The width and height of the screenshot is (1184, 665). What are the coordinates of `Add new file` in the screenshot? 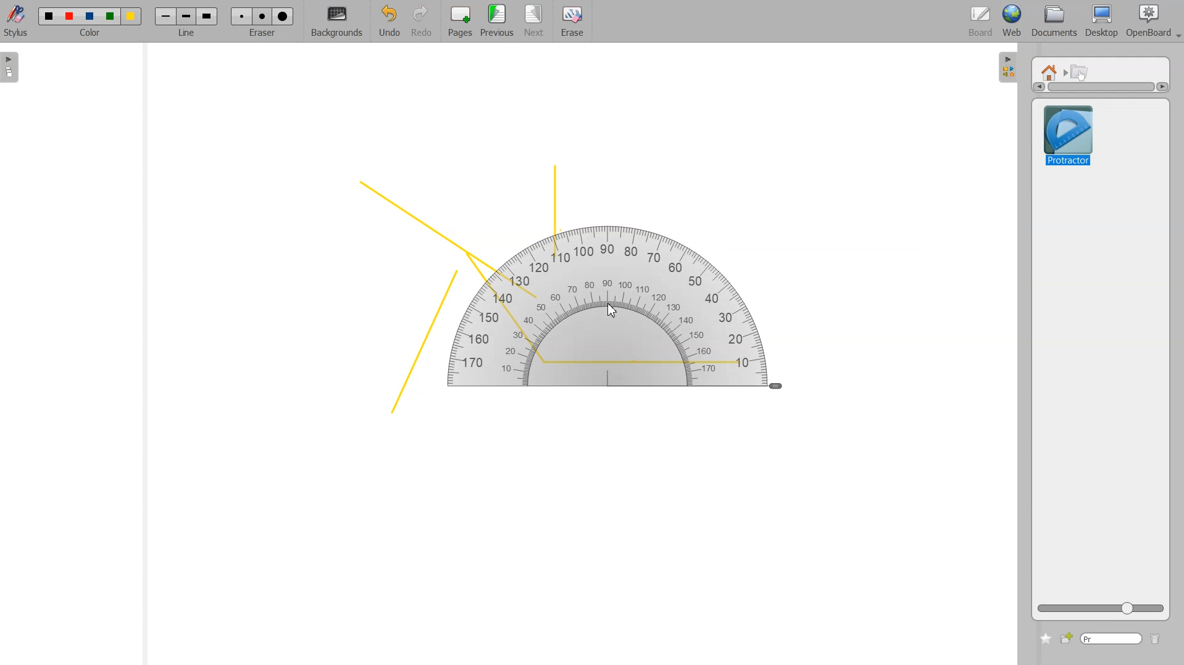 It's located at (1065, 638).